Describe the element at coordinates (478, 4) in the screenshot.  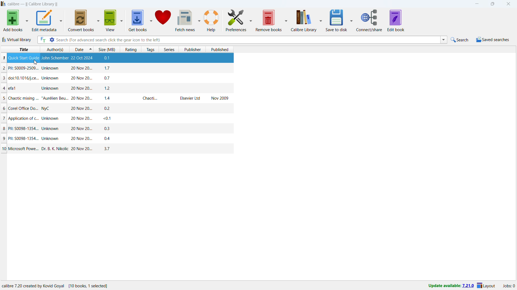
I see `minimize` at that location.